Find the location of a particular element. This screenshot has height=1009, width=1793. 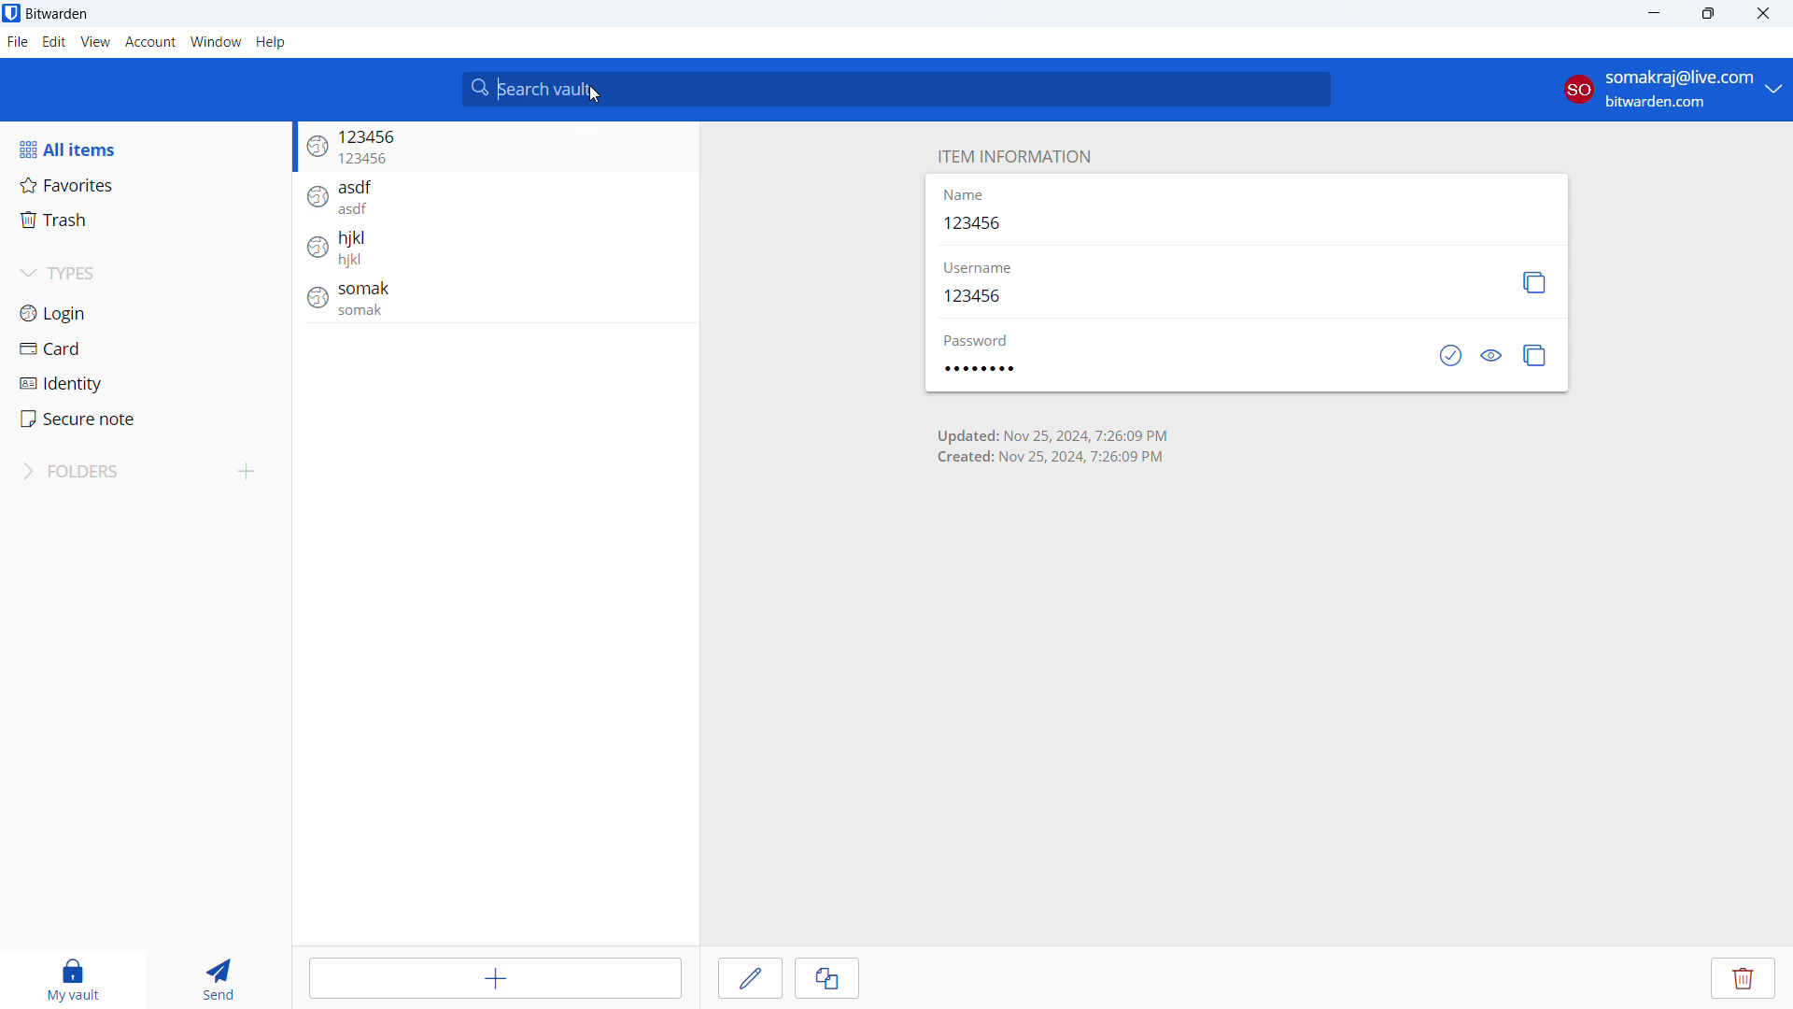

add folder is located at coordinates (249, 472).